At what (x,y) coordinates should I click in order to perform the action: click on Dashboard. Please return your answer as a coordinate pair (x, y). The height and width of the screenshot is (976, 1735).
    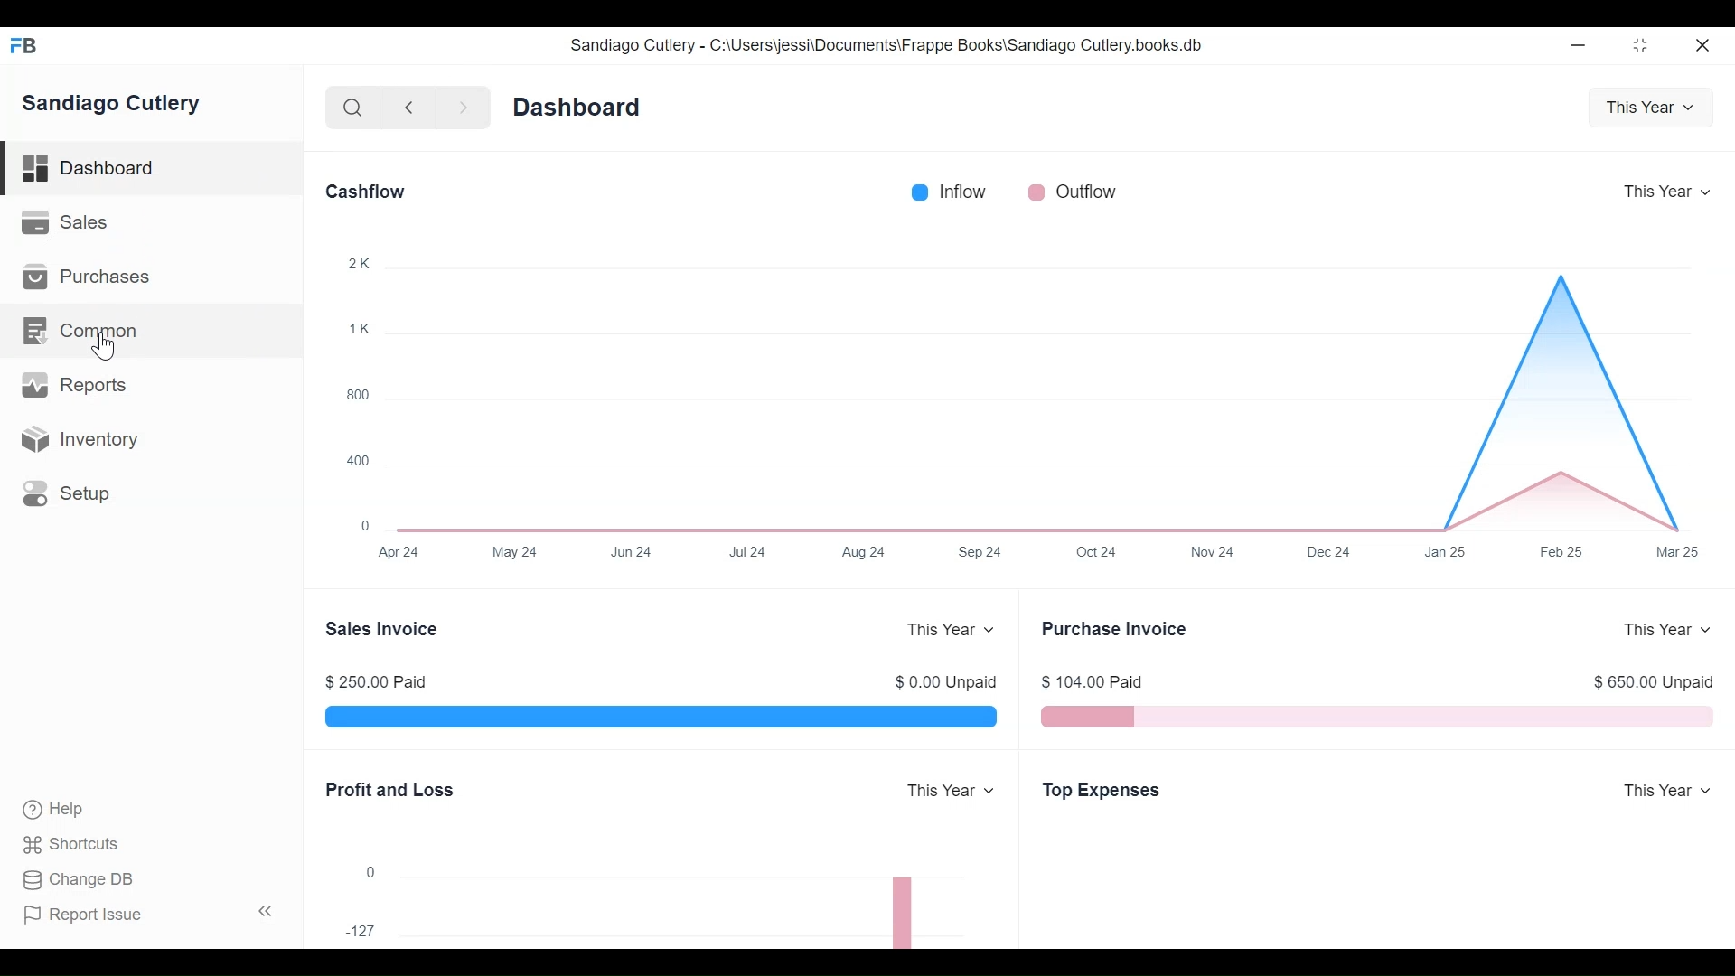
    Looking at the image, I should click on (585, 106).